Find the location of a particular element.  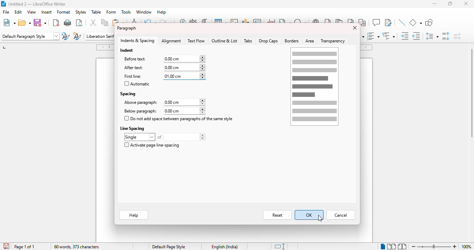

update selected style is located at coordinates (66, 36).